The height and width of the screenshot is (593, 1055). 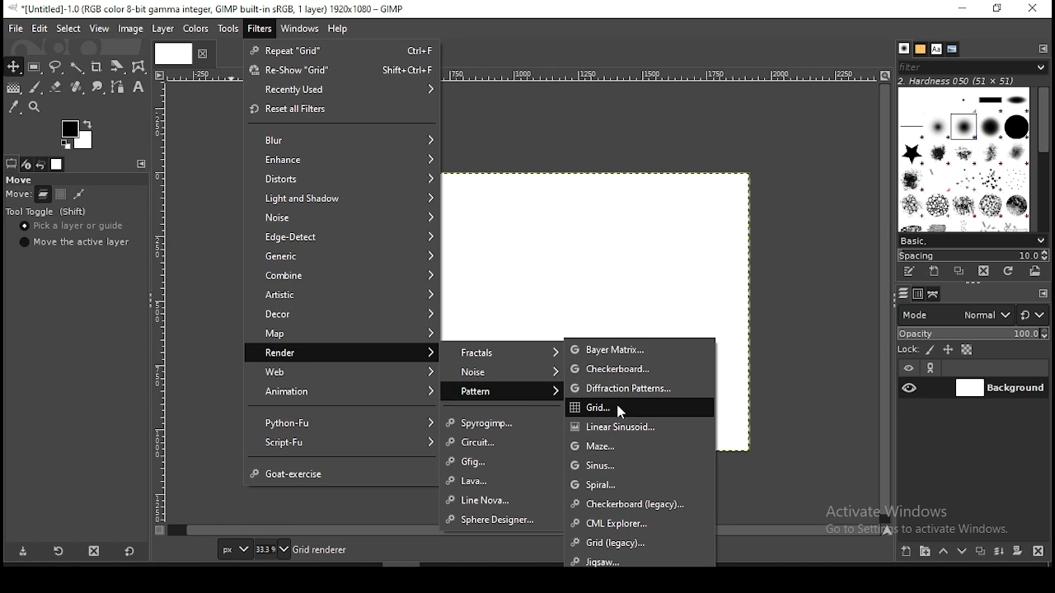 I want to click on scroll bar, so click(x=1043, y=159).